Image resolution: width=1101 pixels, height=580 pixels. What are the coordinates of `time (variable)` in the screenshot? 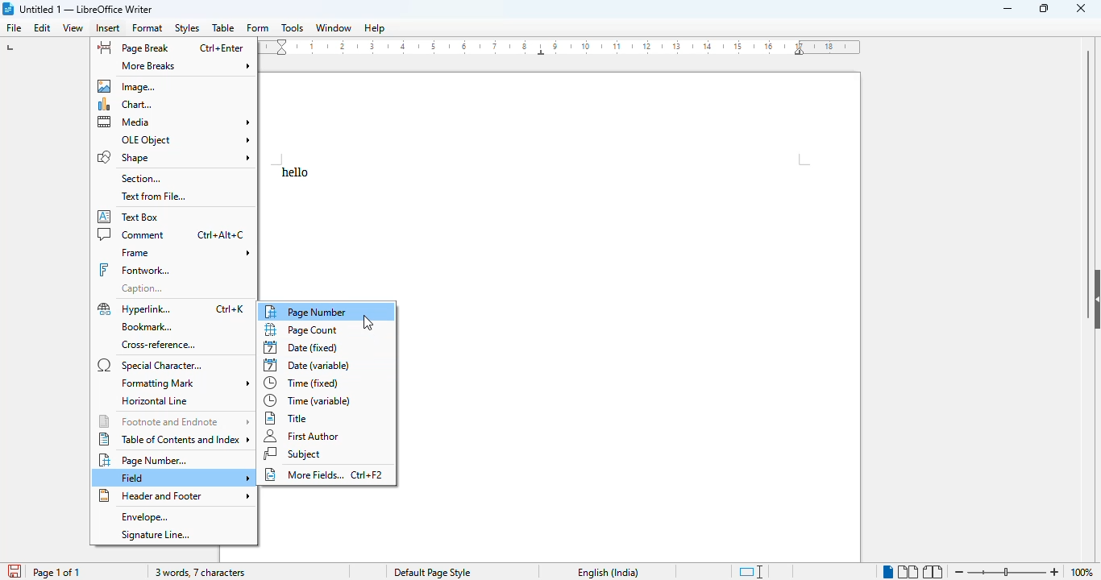 It's located at (309, 400).